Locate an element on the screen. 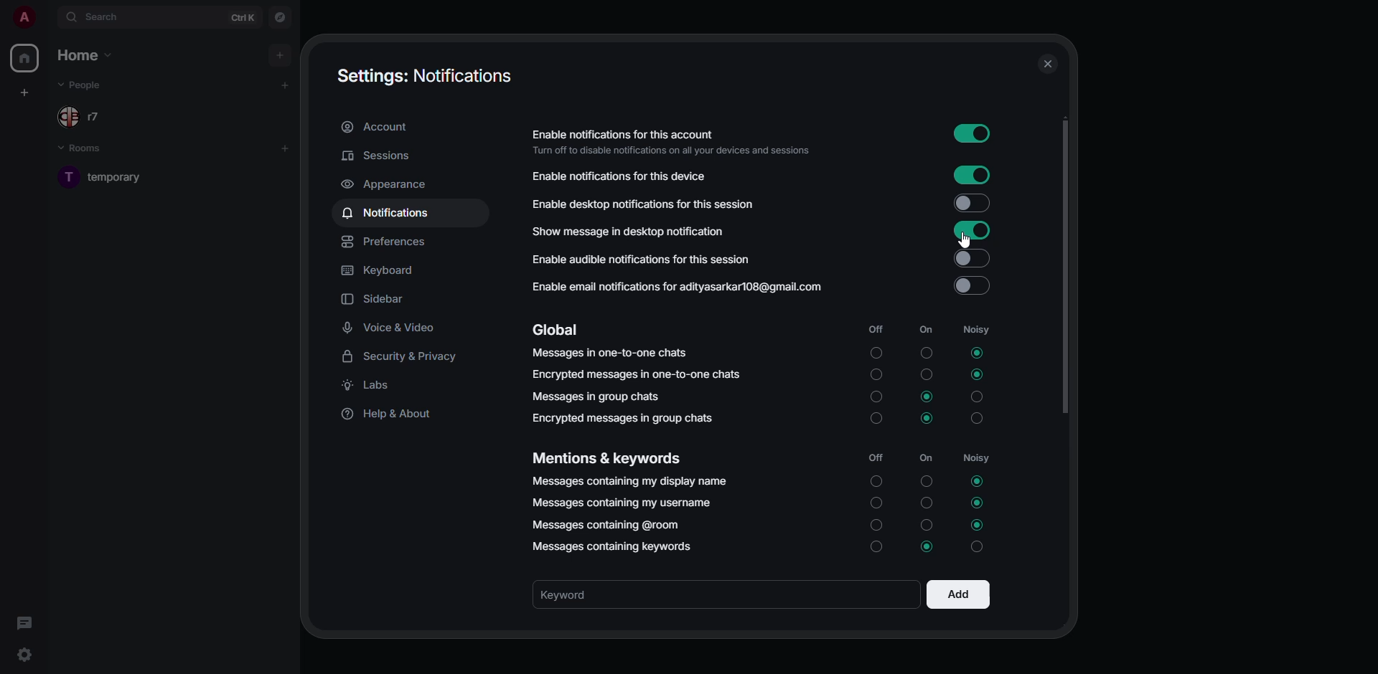 The image size is (1378, 674). selected is located at coordinates (930, 549).